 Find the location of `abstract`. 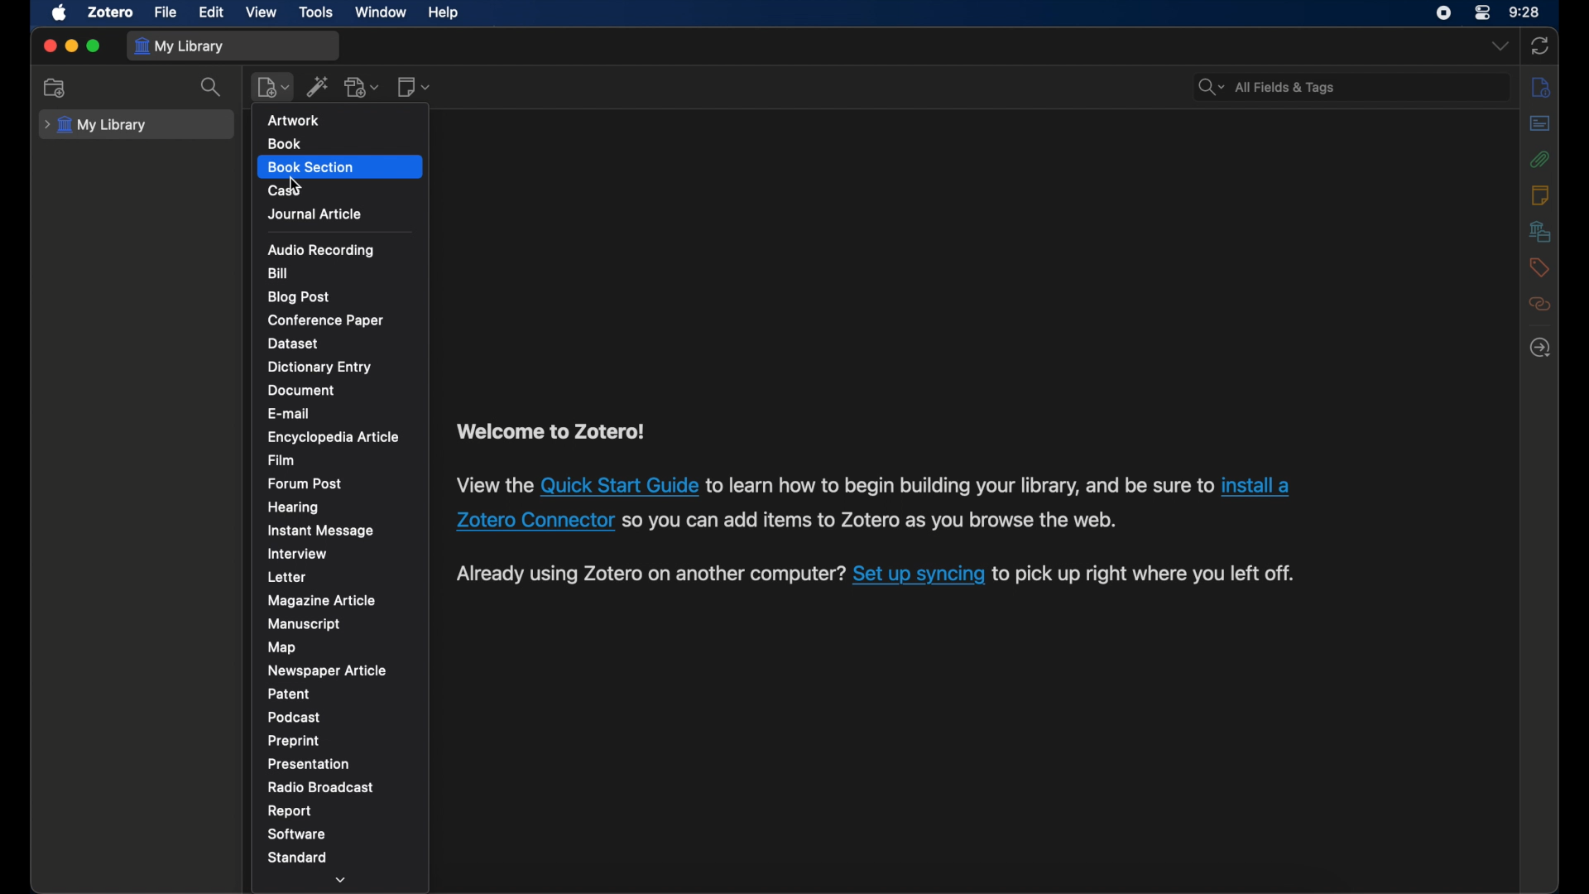

abstract is located at coordinates (1540, 123).